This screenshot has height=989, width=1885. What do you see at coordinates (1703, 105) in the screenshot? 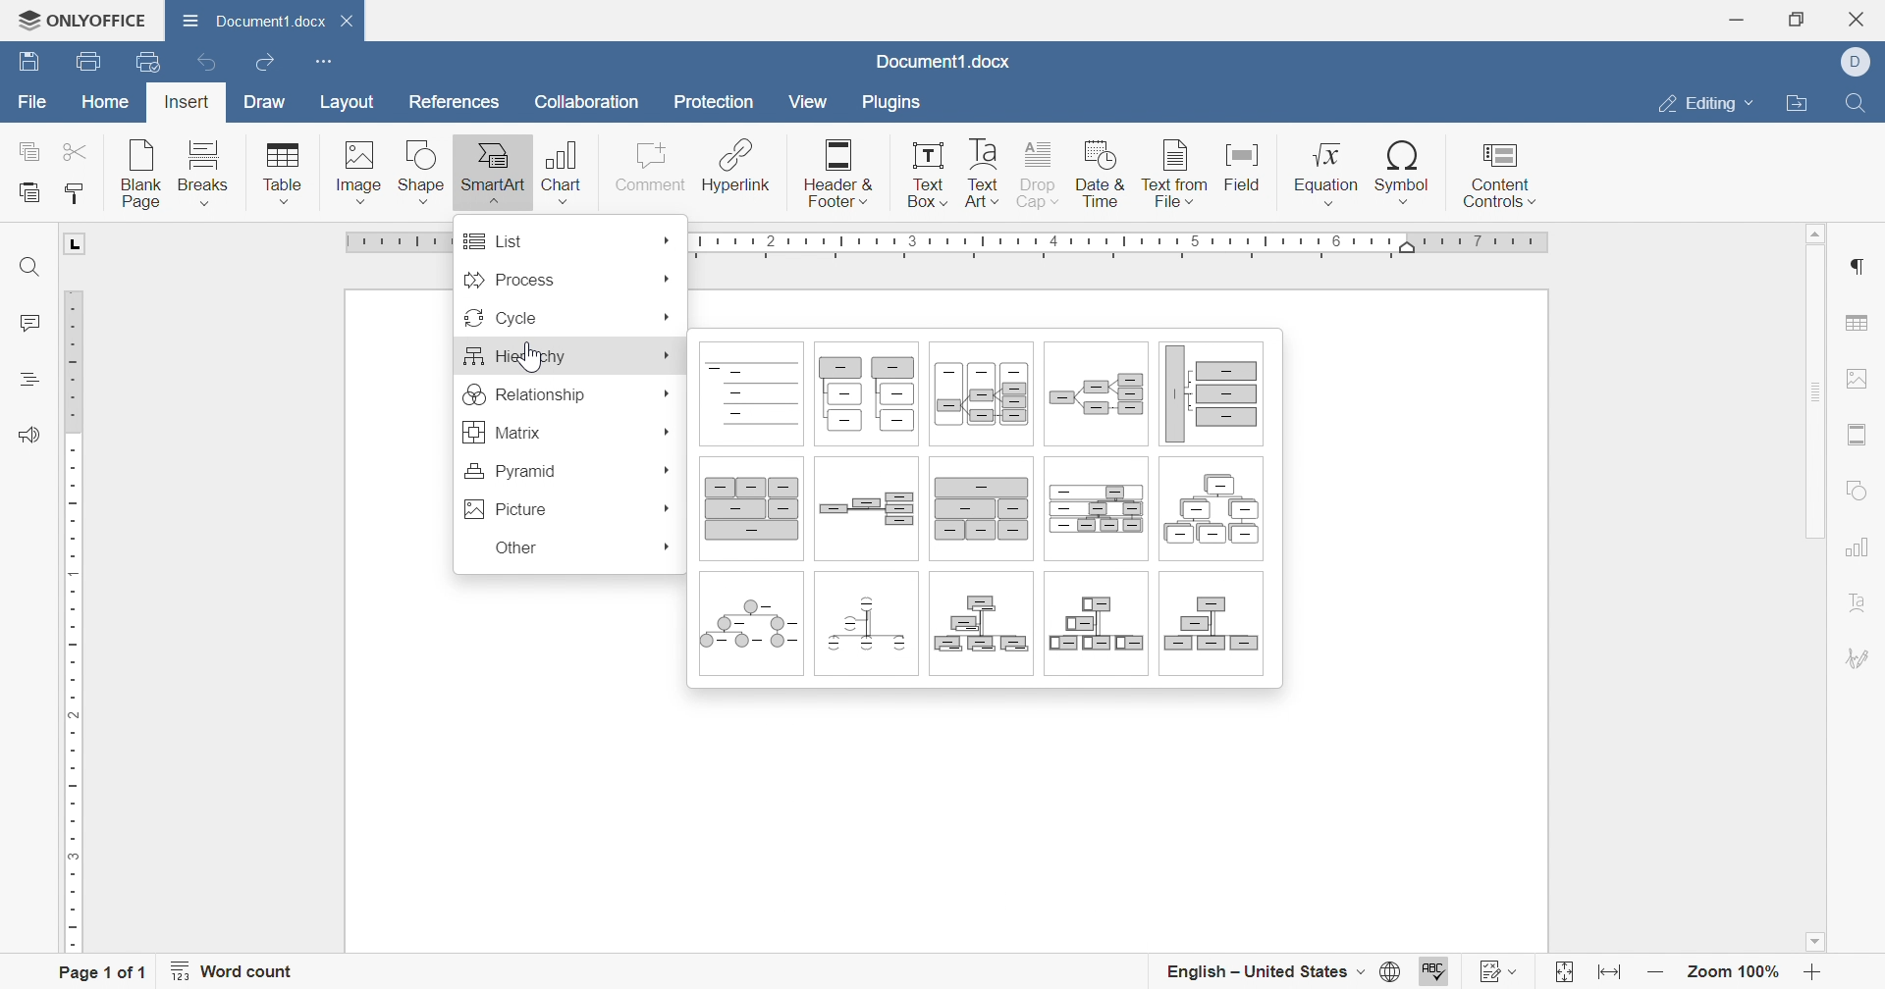
I see `Editing` at bounding box center [1703, 105].